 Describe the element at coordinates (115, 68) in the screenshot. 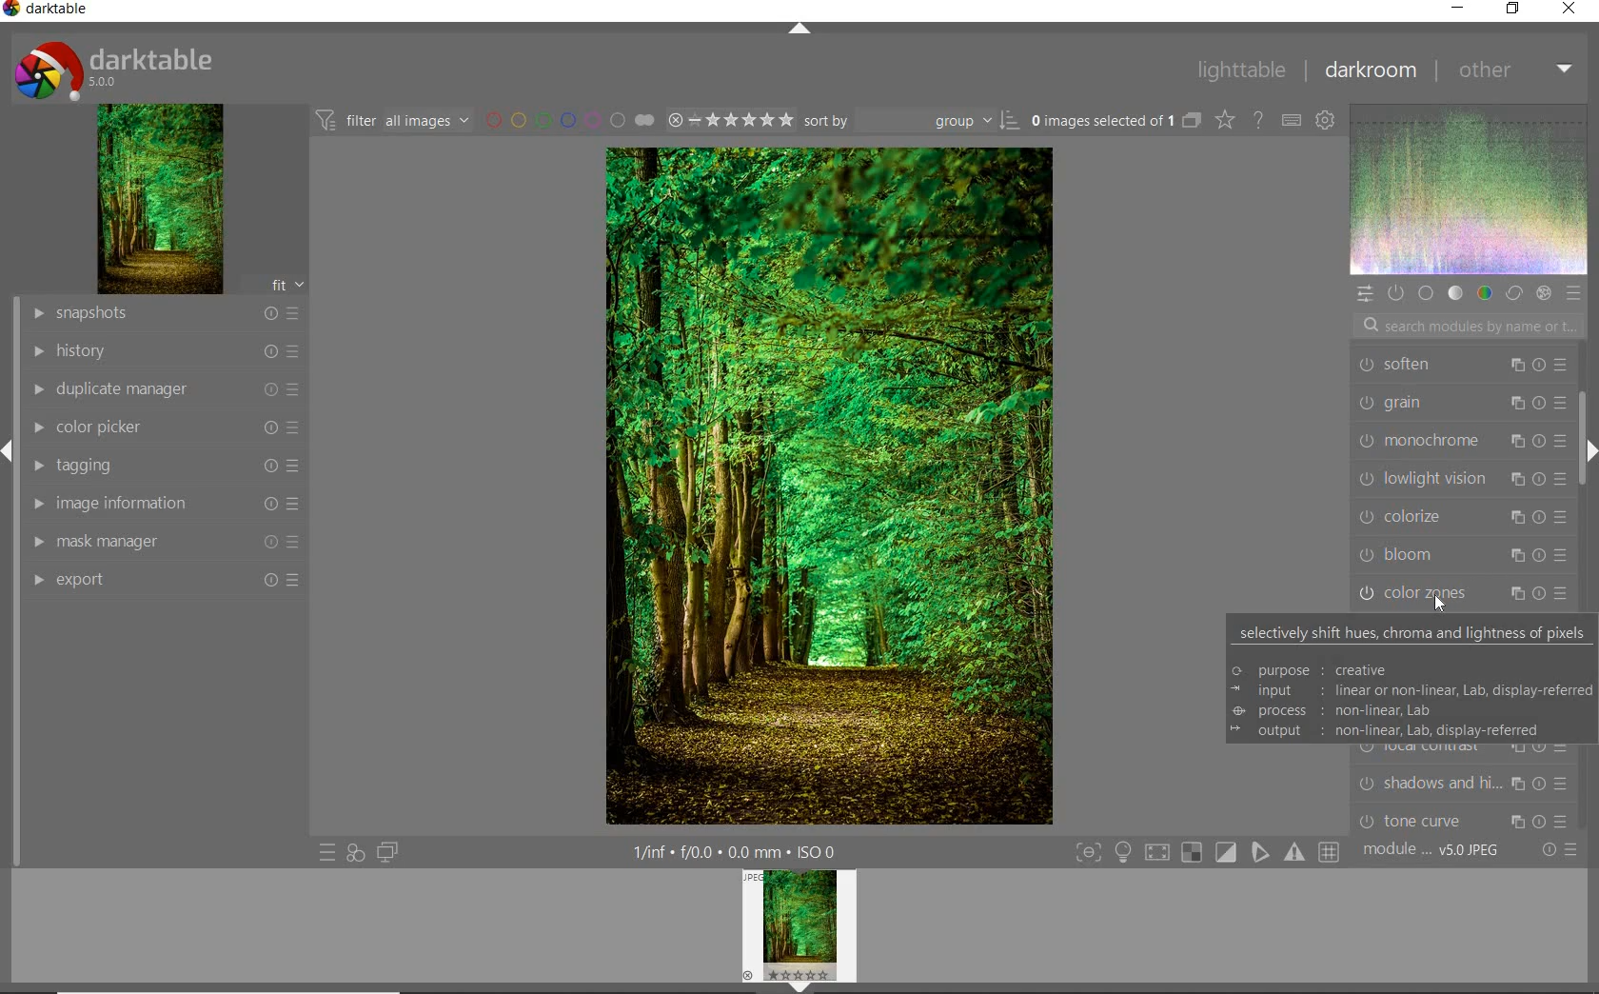

I see `SYSTEM LOGO & NAME` at that location.